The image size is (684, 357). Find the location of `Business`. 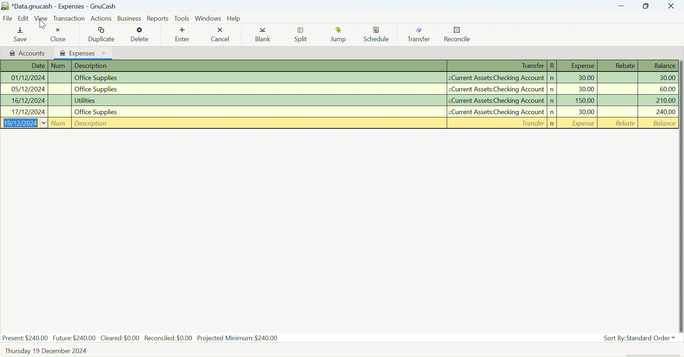

Business is located at coordinates (130, 18).